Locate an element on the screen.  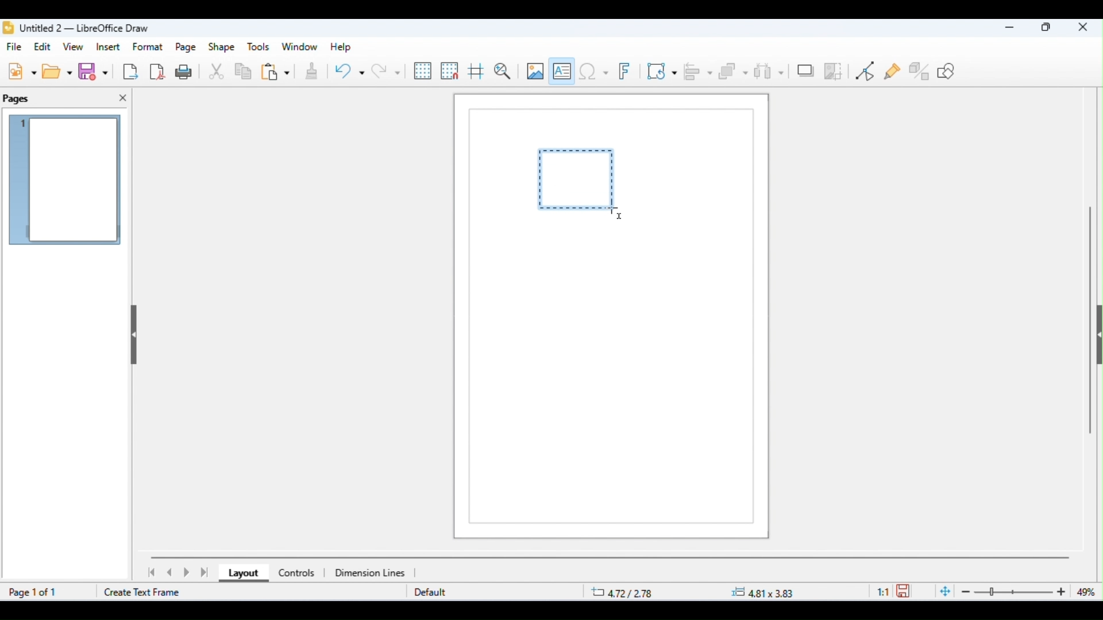
cursor is located at coordinates (615, 212).